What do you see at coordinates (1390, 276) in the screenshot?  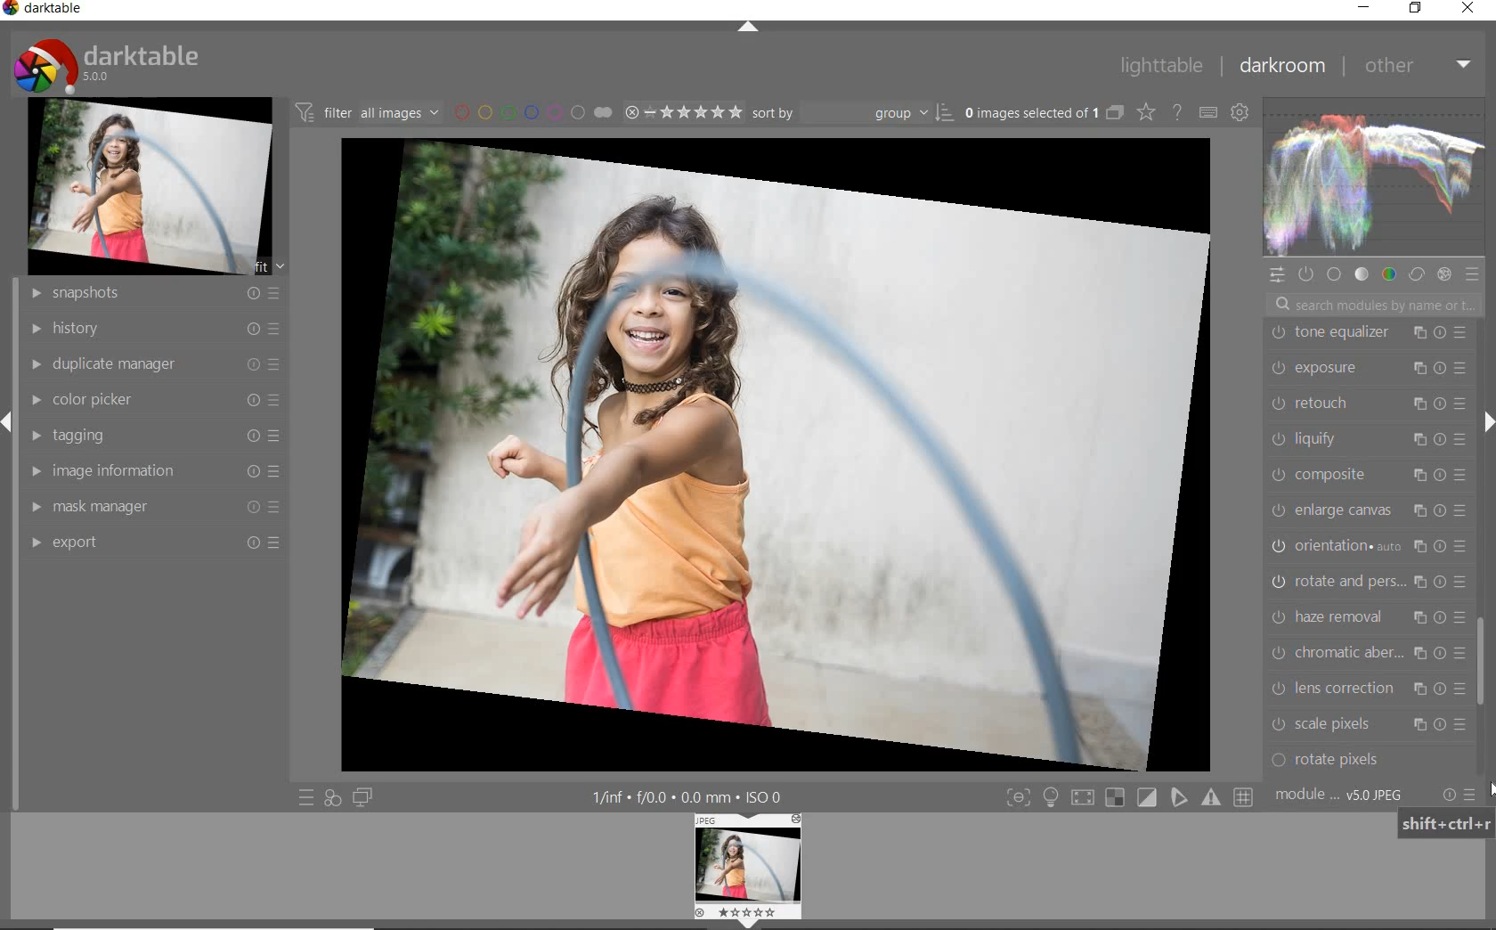 I see `color` at bounding box center [1390, 276].